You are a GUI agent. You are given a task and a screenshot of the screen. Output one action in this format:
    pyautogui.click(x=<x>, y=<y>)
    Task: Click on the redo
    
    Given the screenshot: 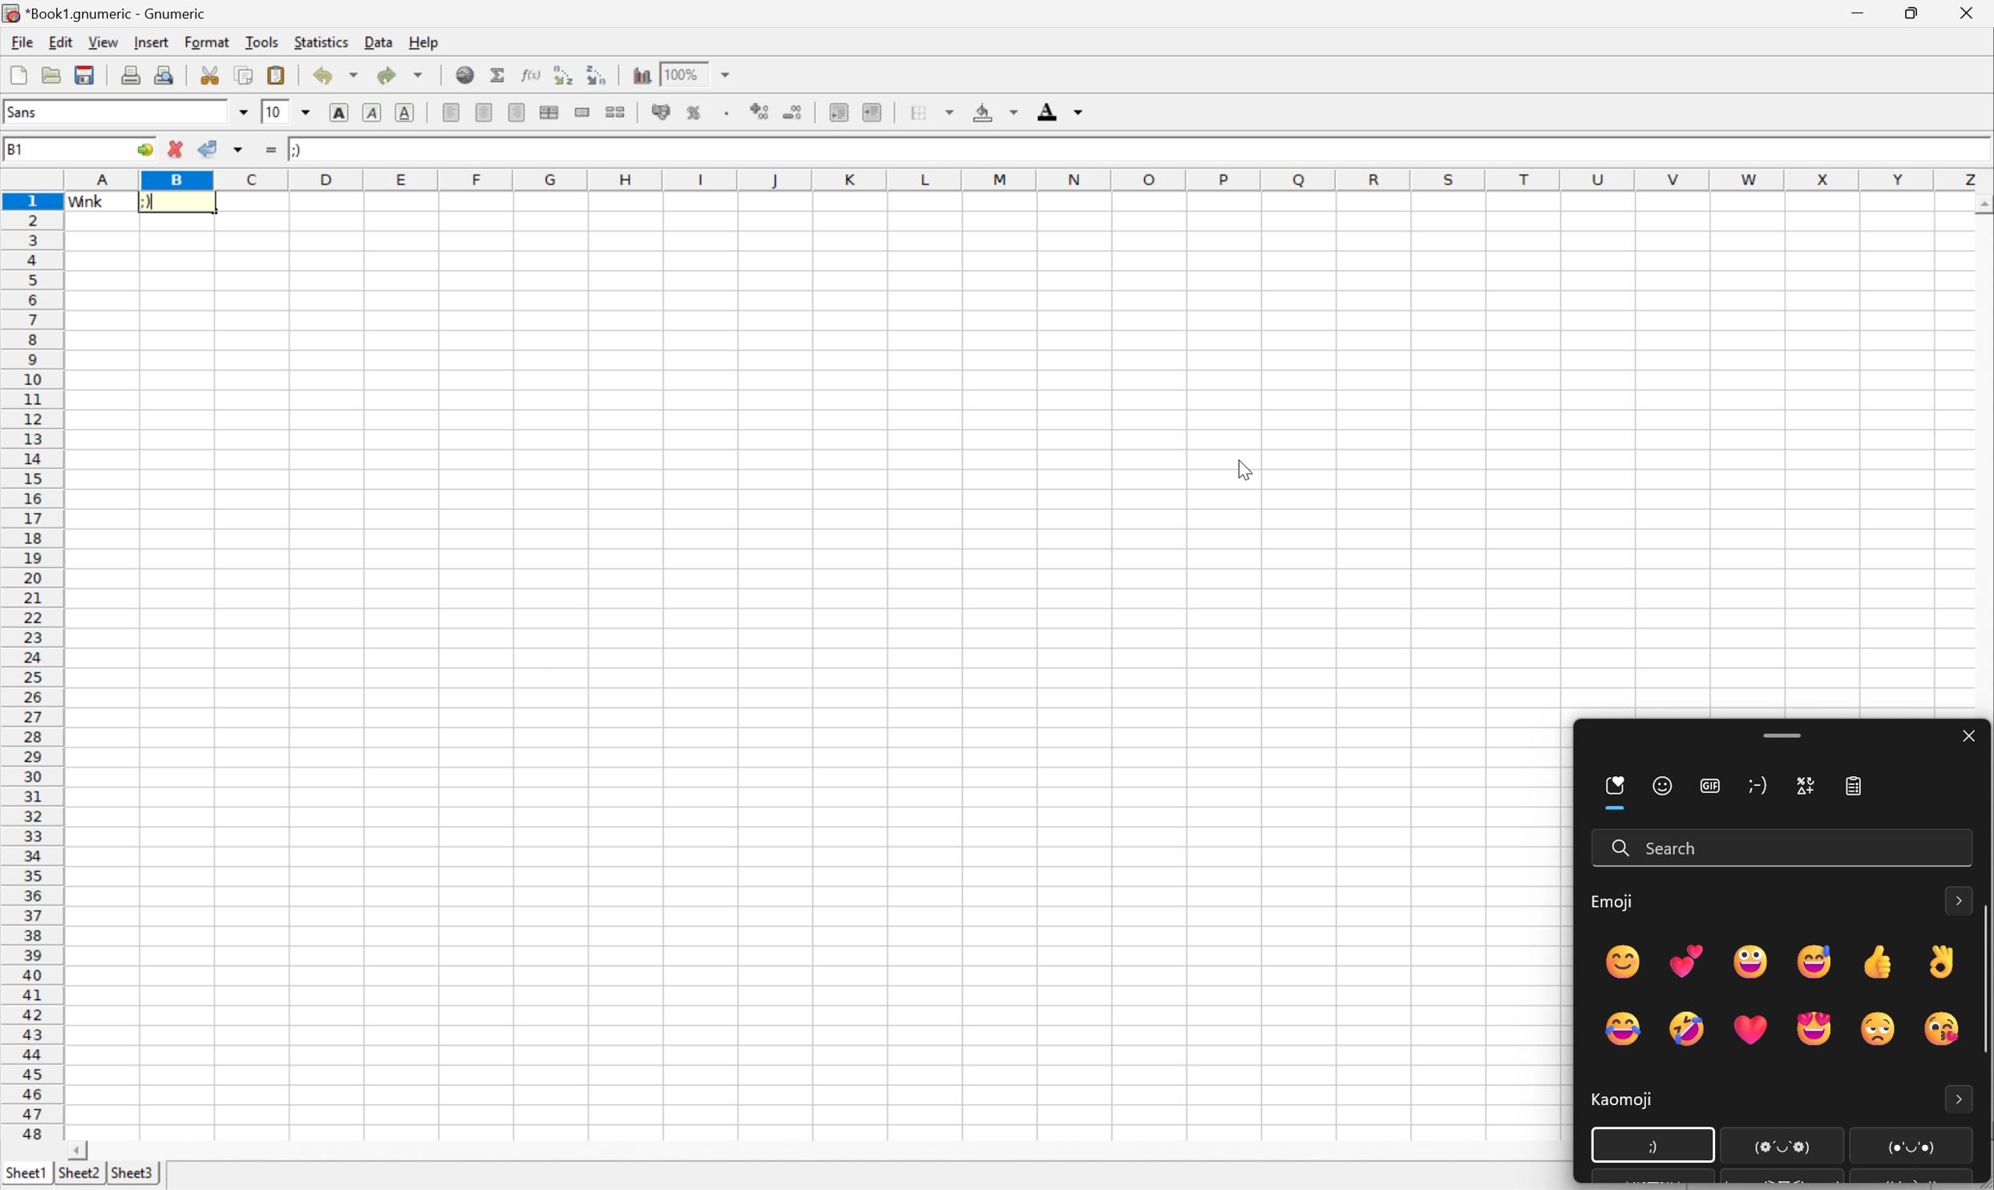 What is the action you would take?
    pyautogui.click(x=402, y=79)
    